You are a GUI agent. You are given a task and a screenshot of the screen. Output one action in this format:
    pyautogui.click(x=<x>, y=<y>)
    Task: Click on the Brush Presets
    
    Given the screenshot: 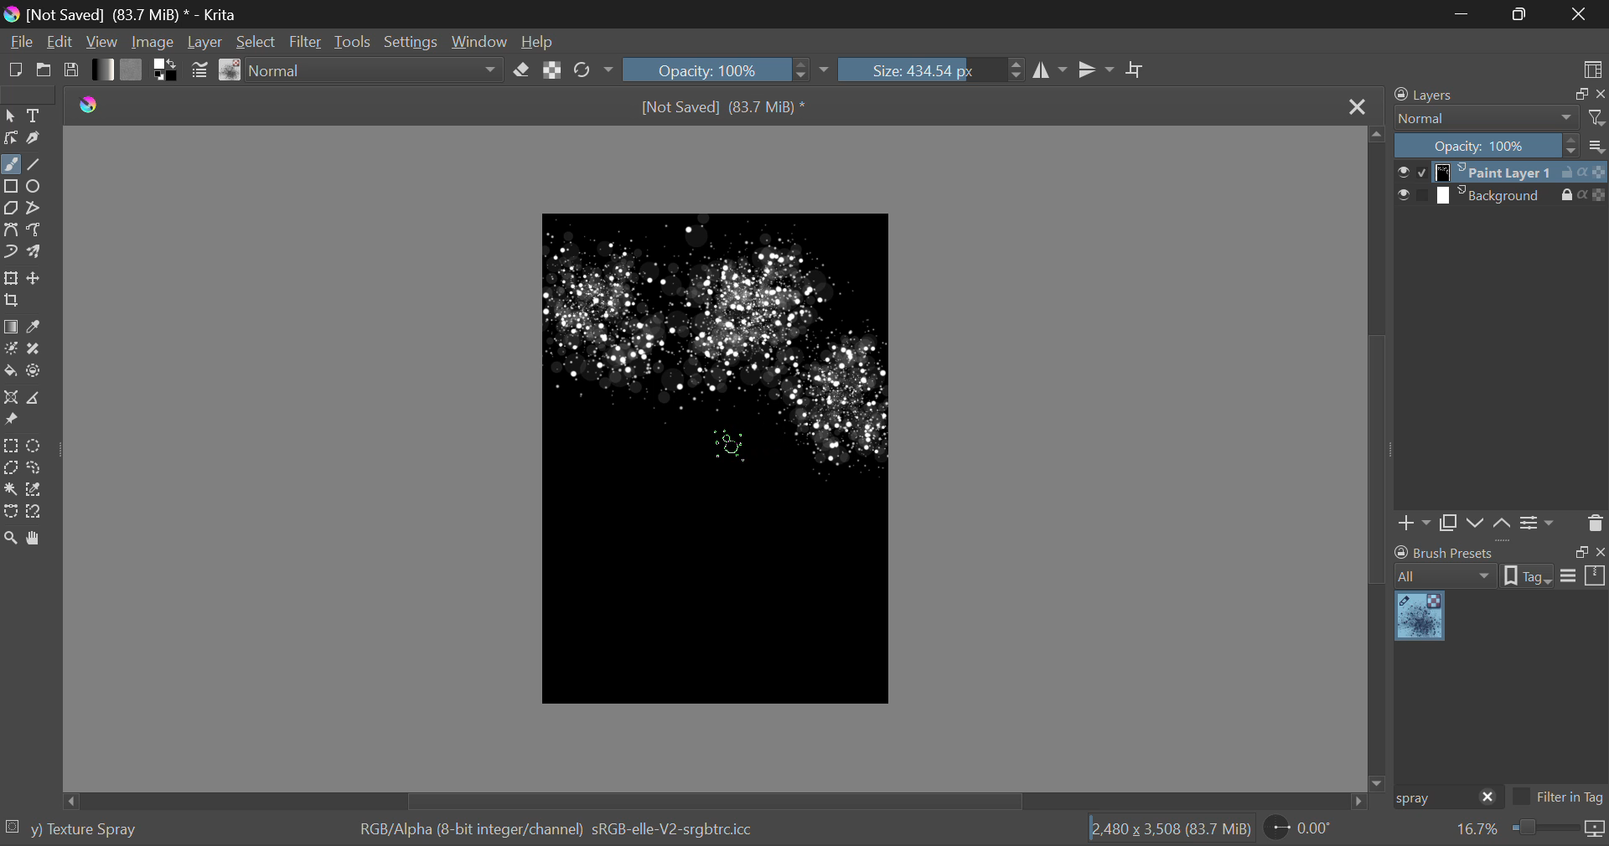 What is the action you would take?
    pyautogui.click(x=231, y=70)
    